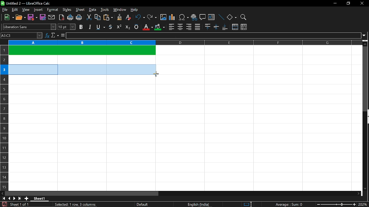 This screenshot has width=369, height=207. I want to click on strikethrough, so click(111, 26).